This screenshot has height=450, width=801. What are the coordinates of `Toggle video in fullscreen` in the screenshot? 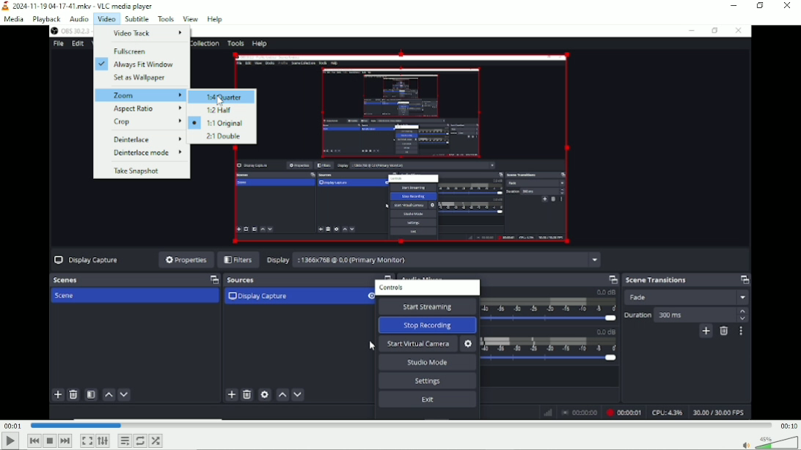 It's located at (87, 440).